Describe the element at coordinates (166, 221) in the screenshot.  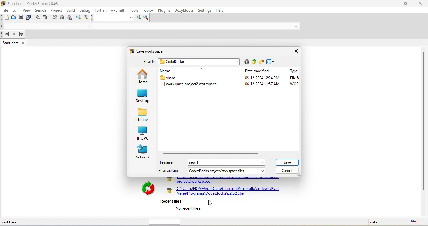
I see `horizontal scroll bar` at that location.